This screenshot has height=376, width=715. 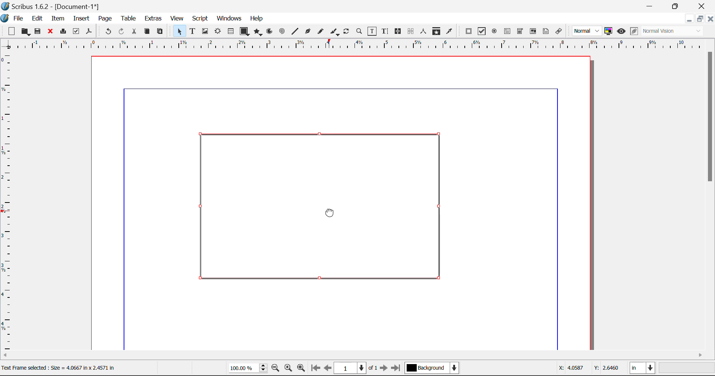 I want to click on Link Annotation, so click(x=558, y=31).